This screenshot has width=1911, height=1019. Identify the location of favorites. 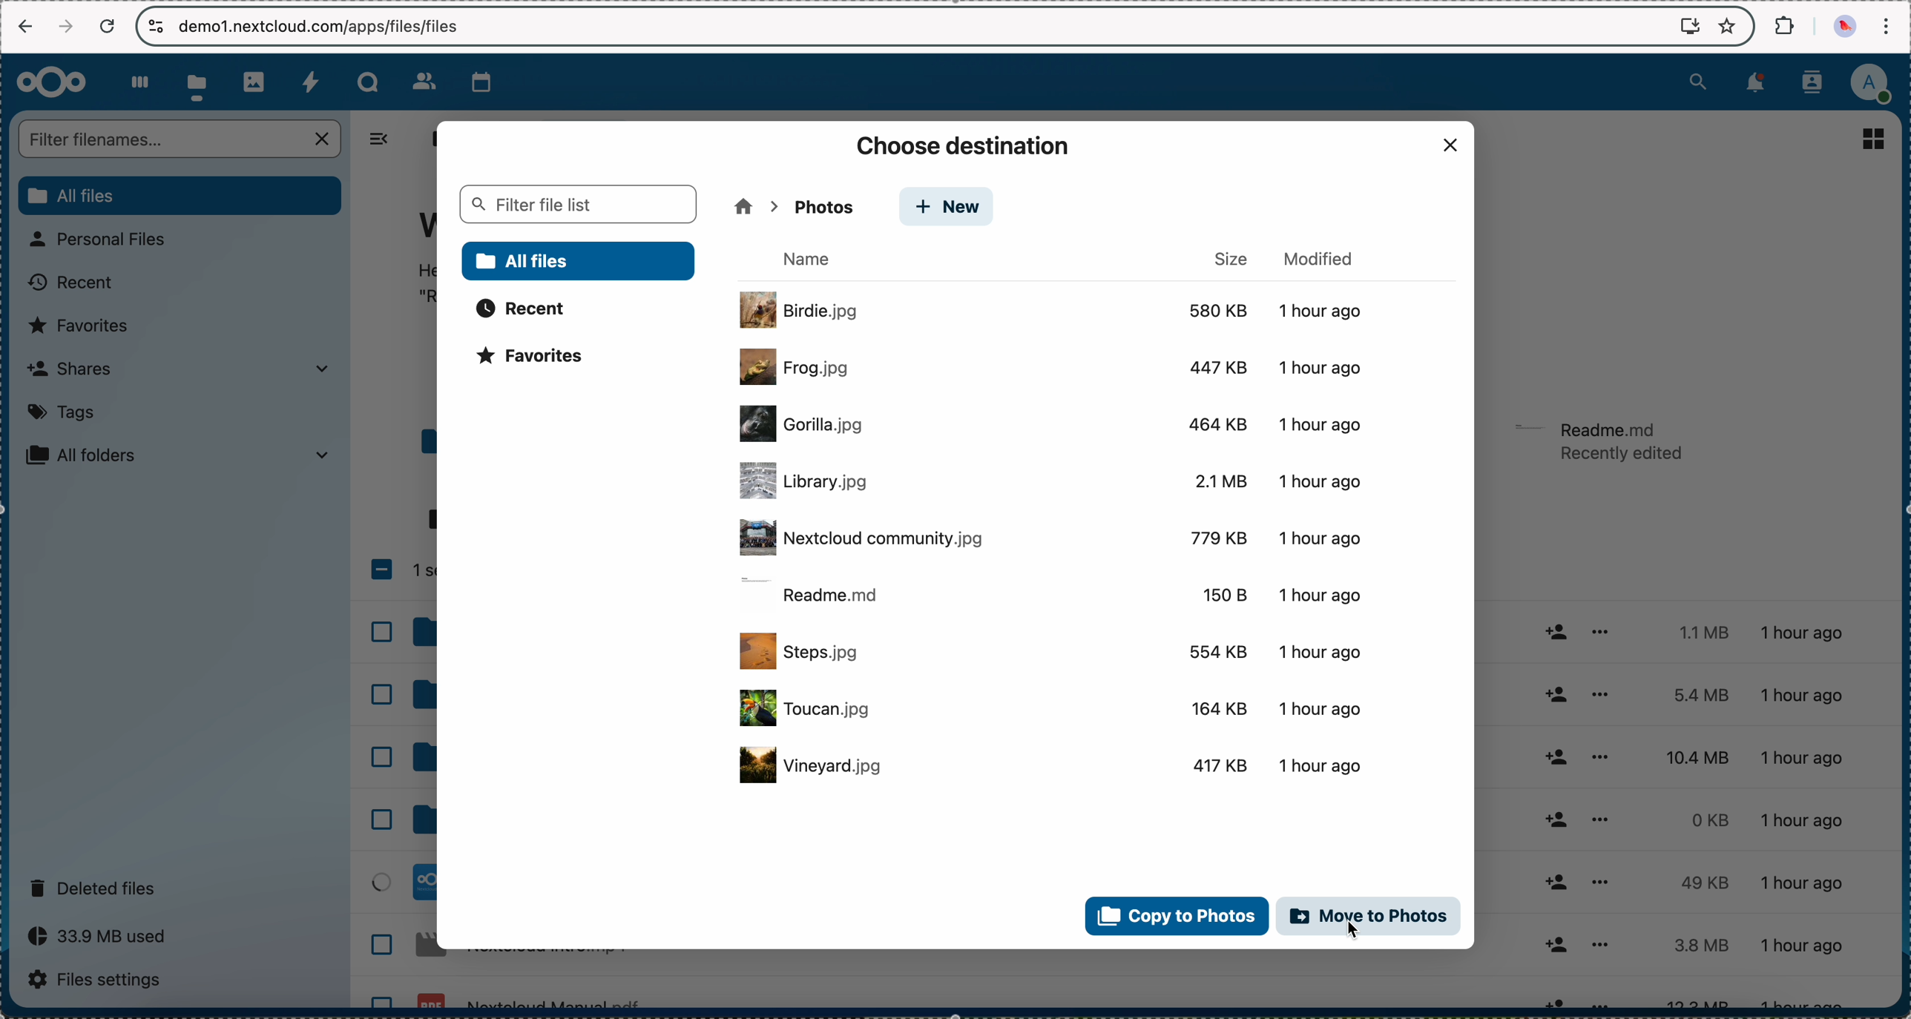
(85, 326).